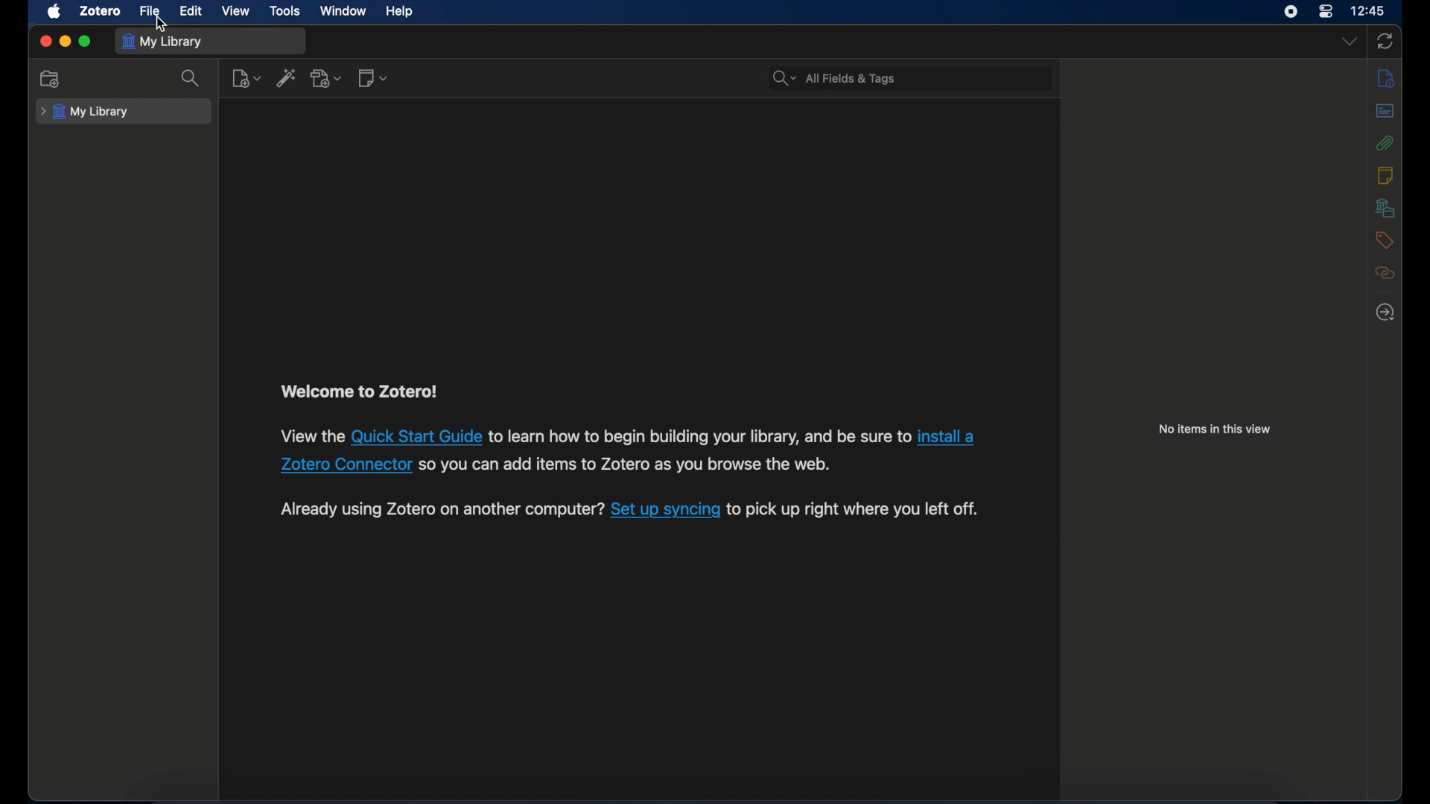 Image resolution: width=1430 pixels, height=804 pixels. Describe the element at coordinates (191, 78) in the screenshot. I see `search` at that location.